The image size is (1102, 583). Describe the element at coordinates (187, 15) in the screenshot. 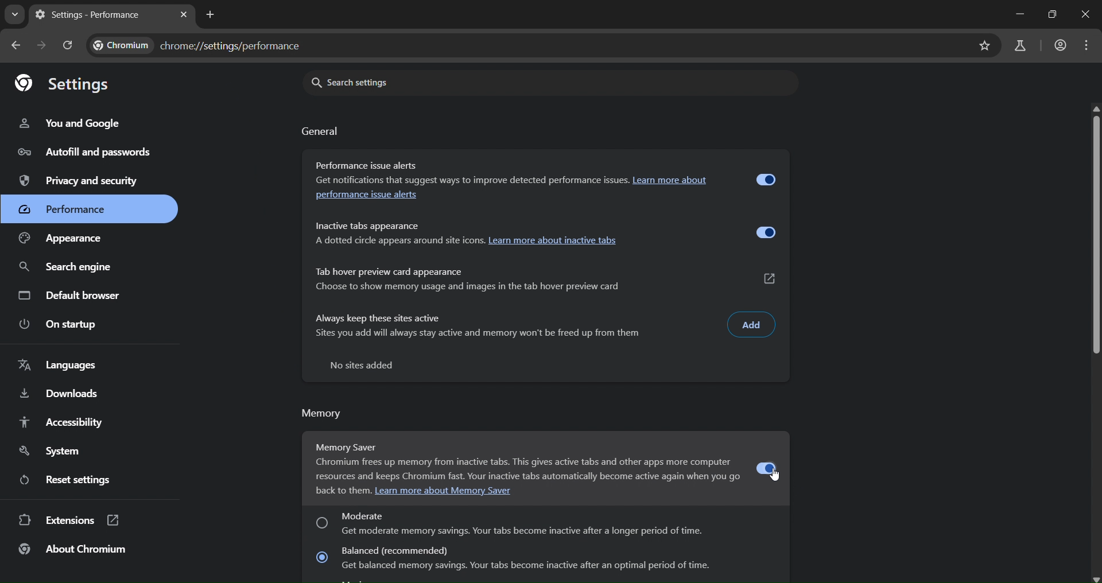

I see `close tab` at that location.